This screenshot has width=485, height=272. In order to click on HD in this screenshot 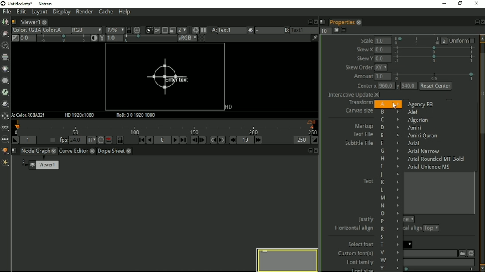, I will do `click(80, 115)`.